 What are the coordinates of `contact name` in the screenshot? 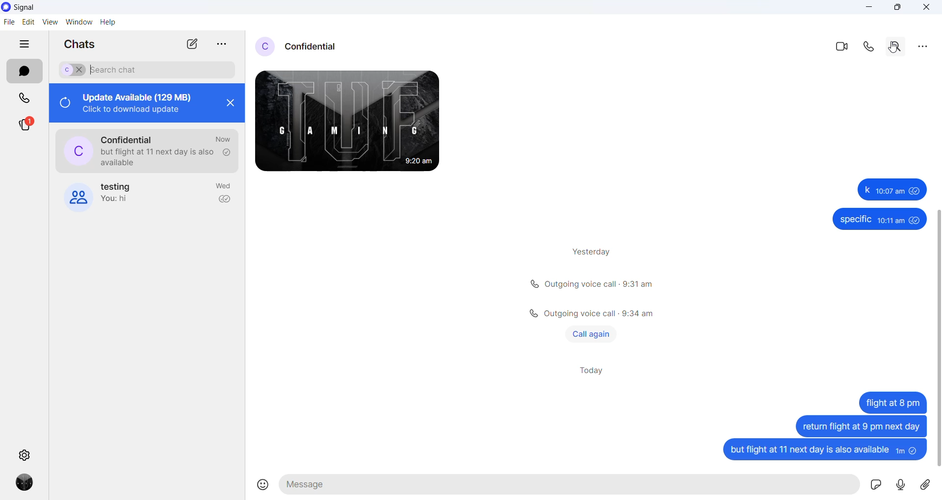 It's located at (317, 45).